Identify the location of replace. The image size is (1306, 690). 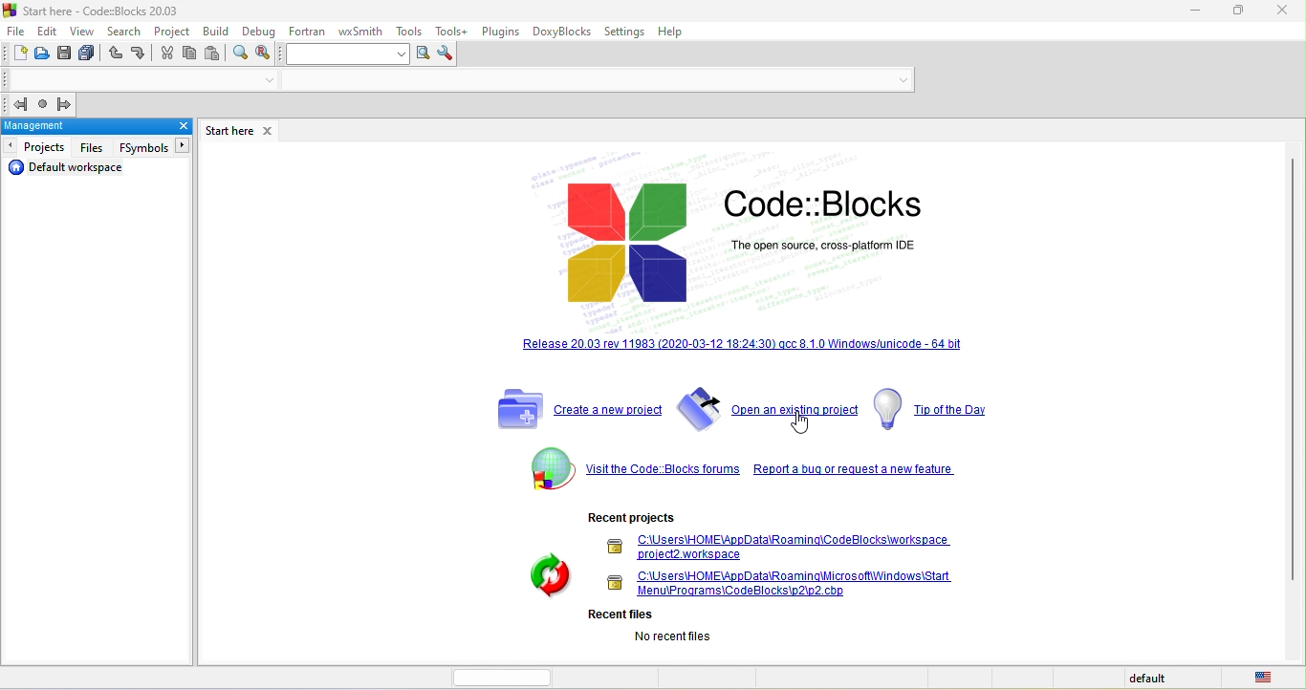
(268, 54).